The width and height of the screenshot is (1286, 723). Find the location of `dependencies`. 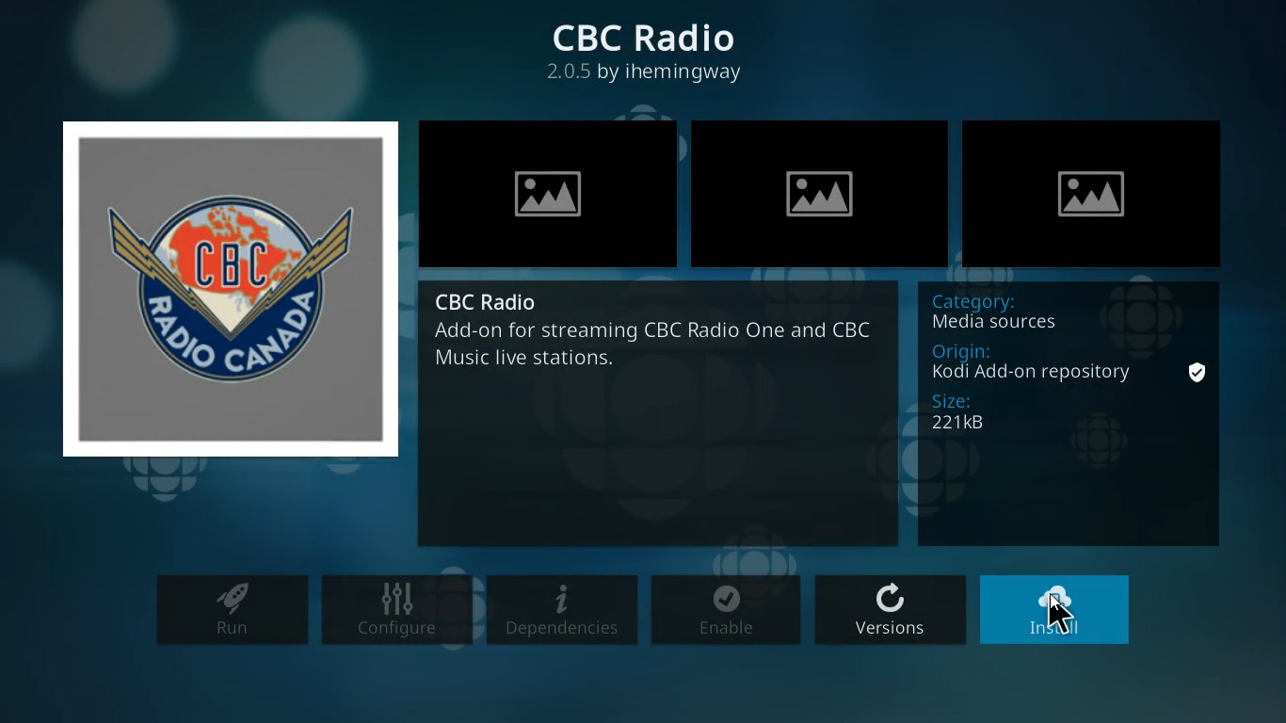

dependencies is located at coordinates (561, 613).